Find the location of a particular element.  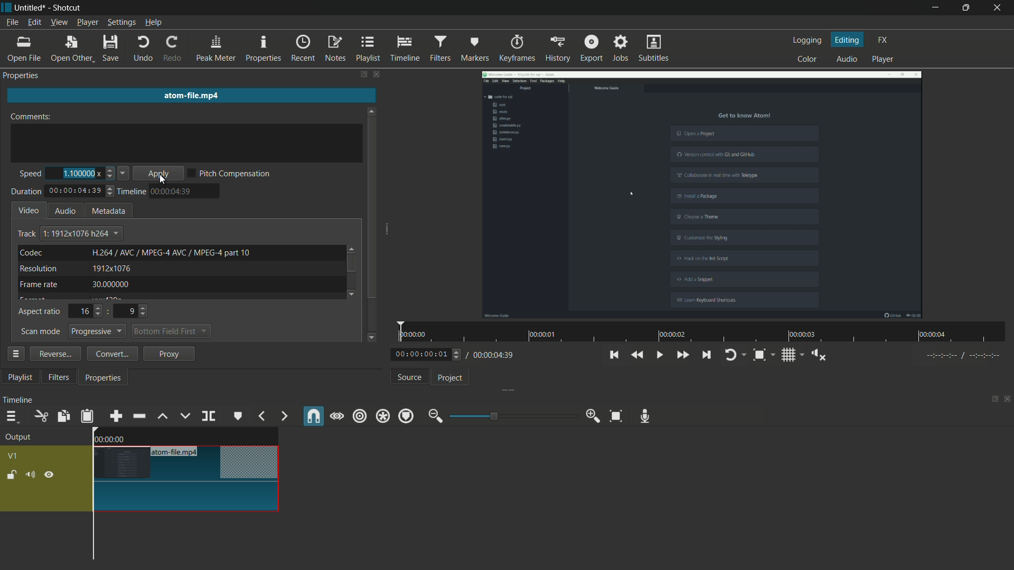

help menu is located at coordinates (153, 24).